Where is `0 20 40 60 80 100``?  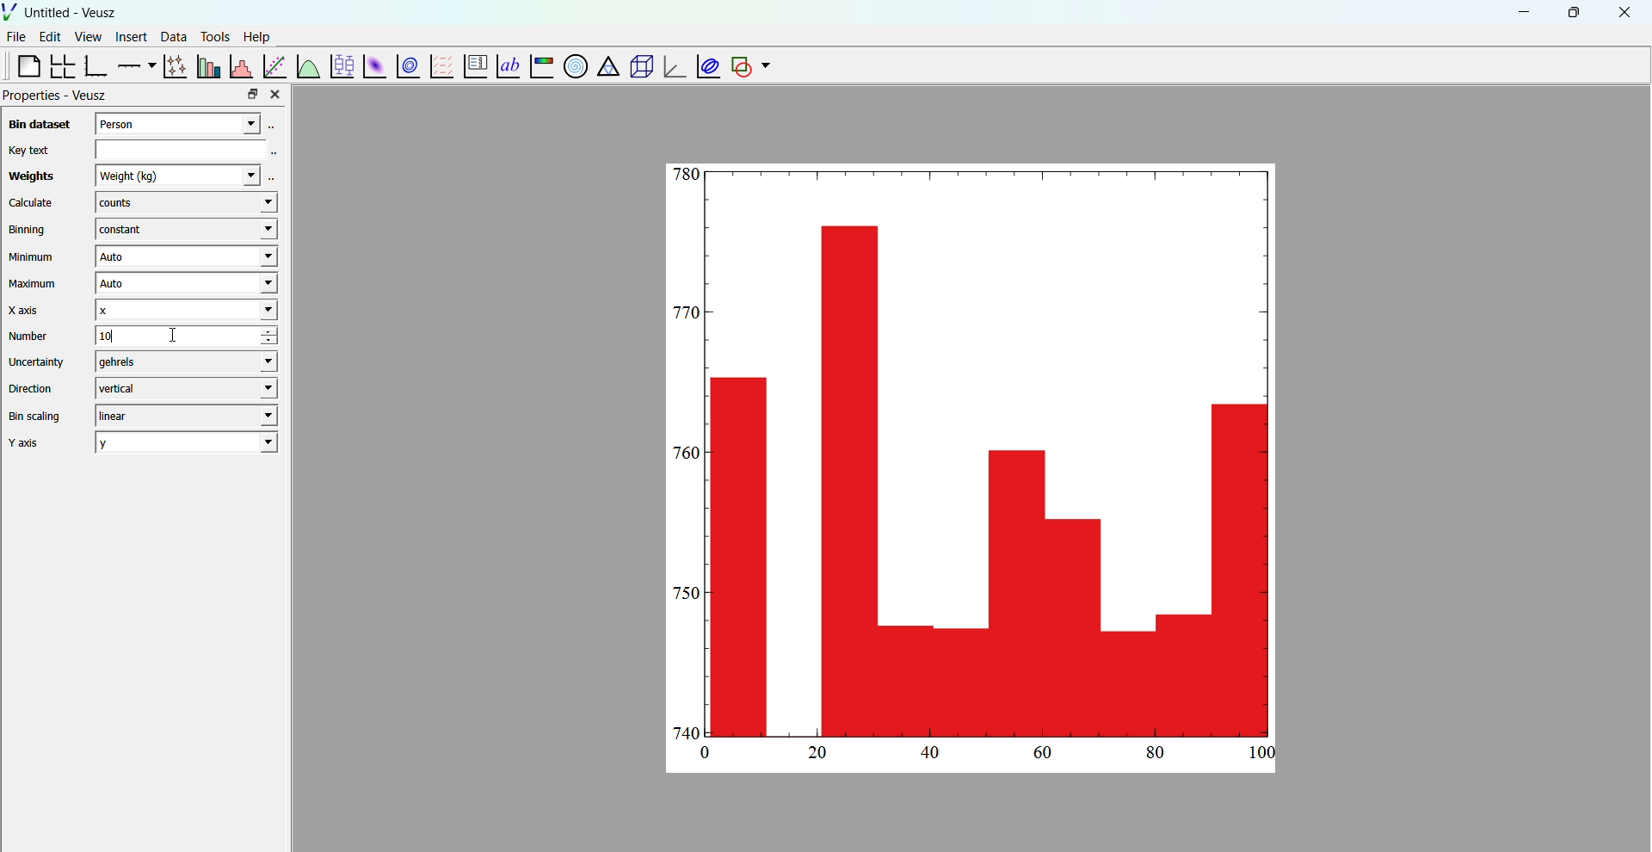 0 20 40 60 80 100` is located at coordinates (979, 756).